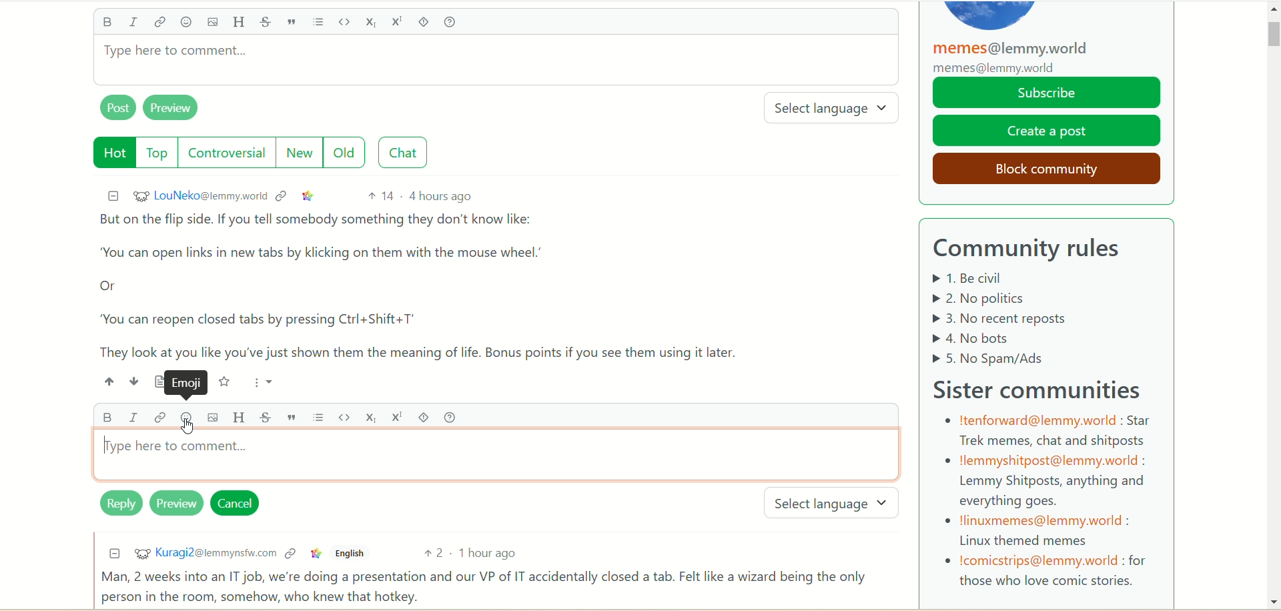 The width and height of the screenshot is (1281, 611). What do you see at coordinates (1036, 249) in the screenshot?
I see `community rules` at bounding box center [1036, 249].